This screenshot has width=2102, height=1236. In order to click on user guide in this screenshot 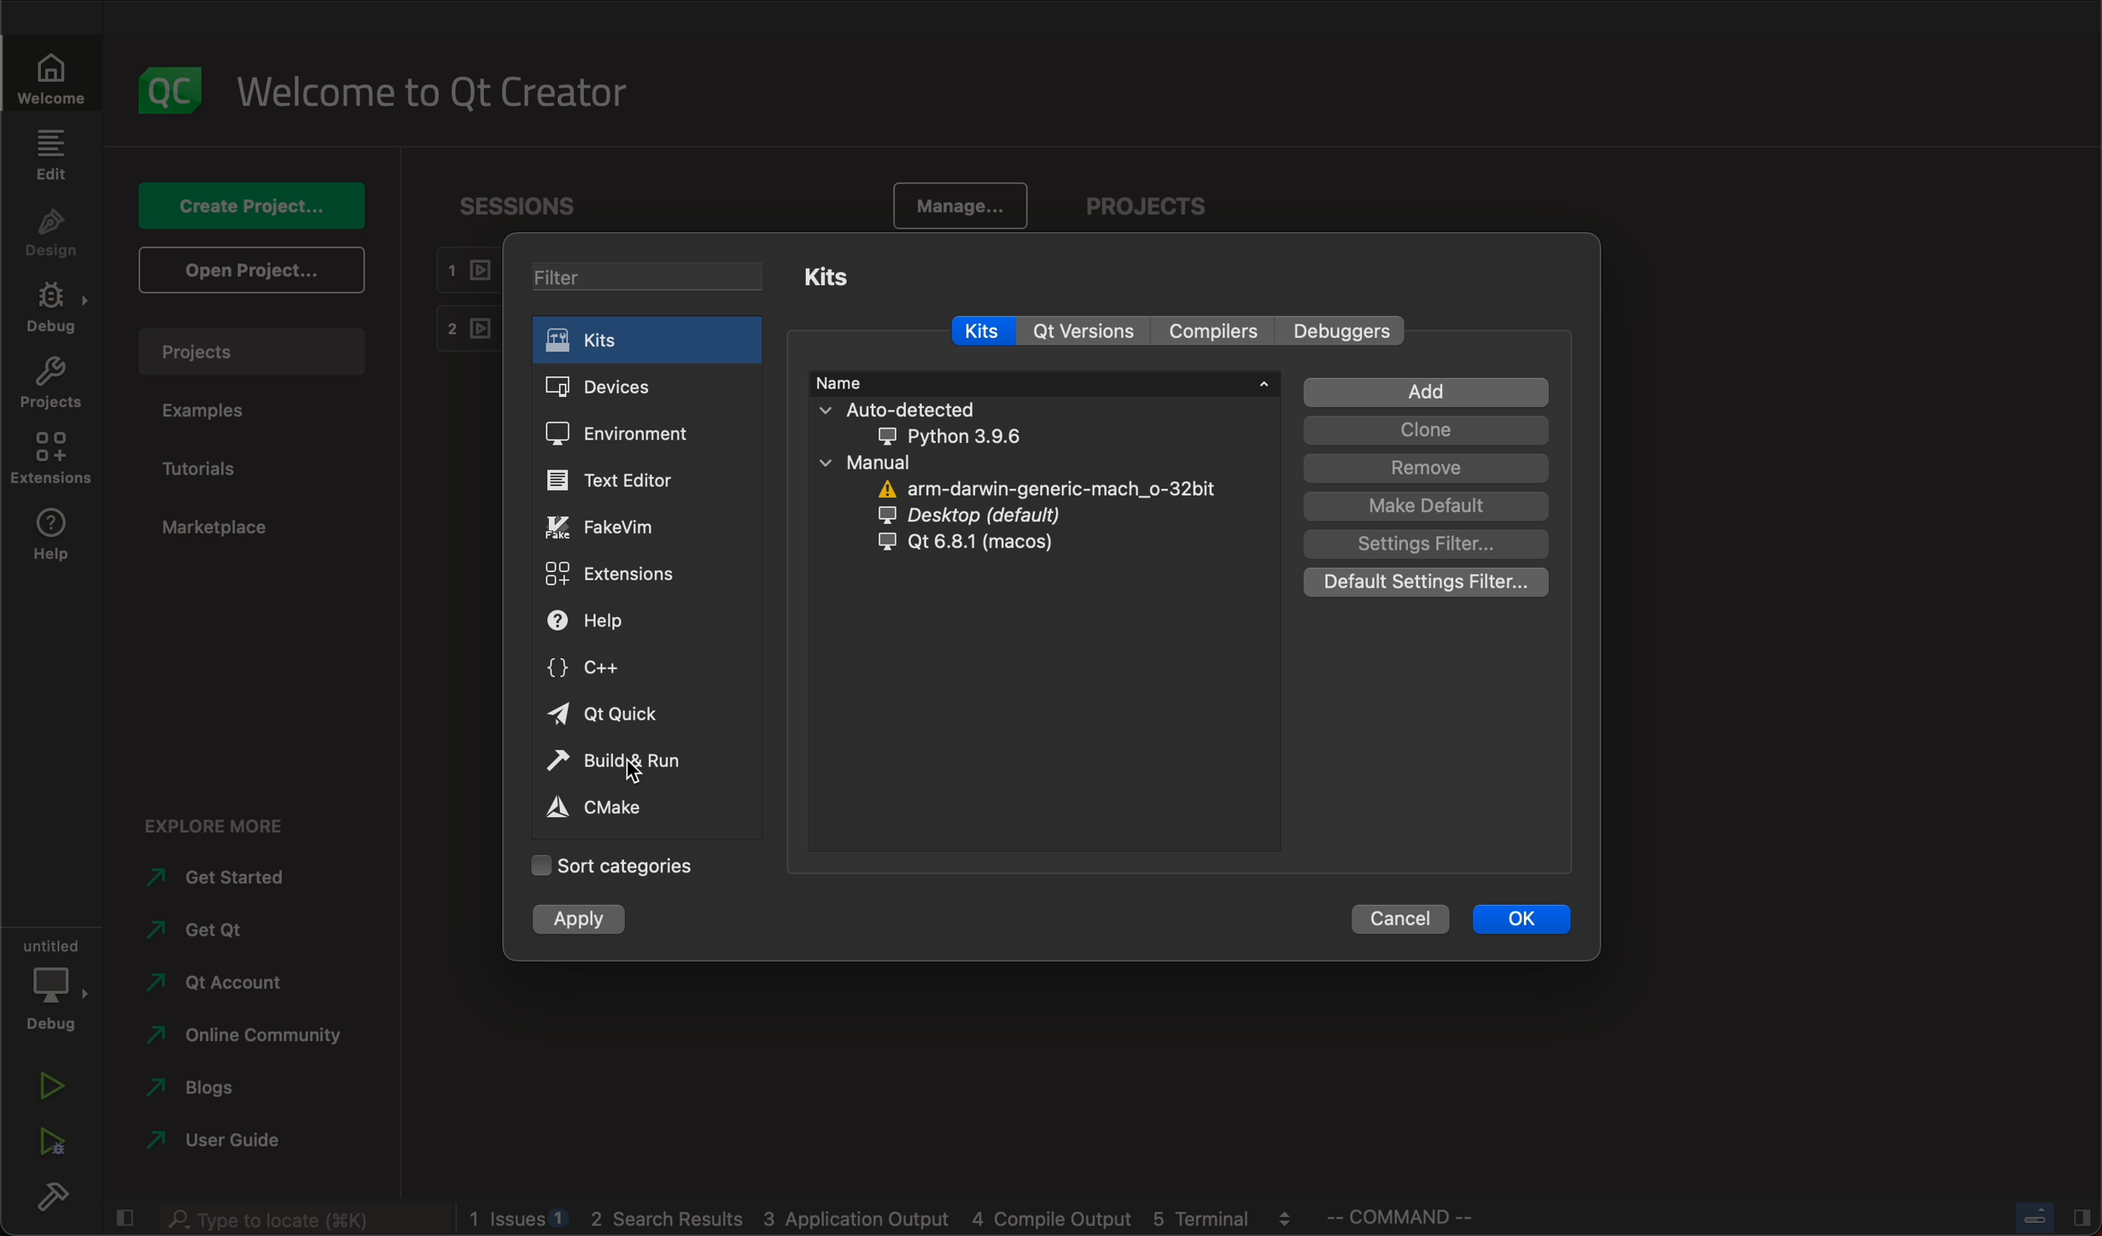, I will do `click(224, 1141)`.